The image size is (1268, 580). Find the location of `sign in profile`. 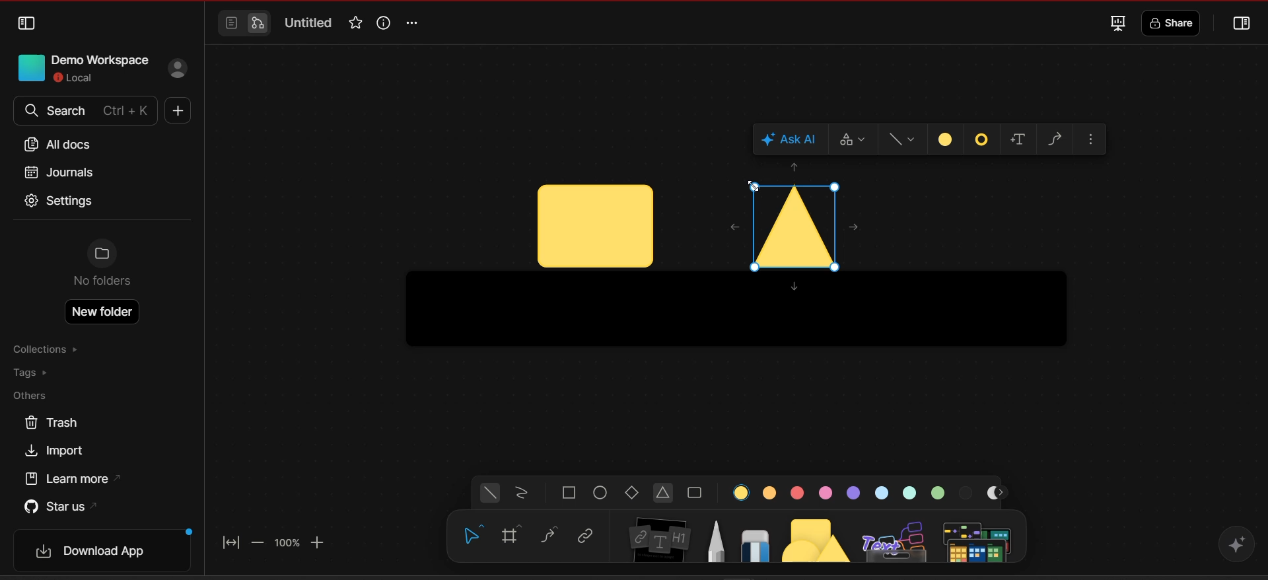

sign in profile is located at coordinates (180, 69).